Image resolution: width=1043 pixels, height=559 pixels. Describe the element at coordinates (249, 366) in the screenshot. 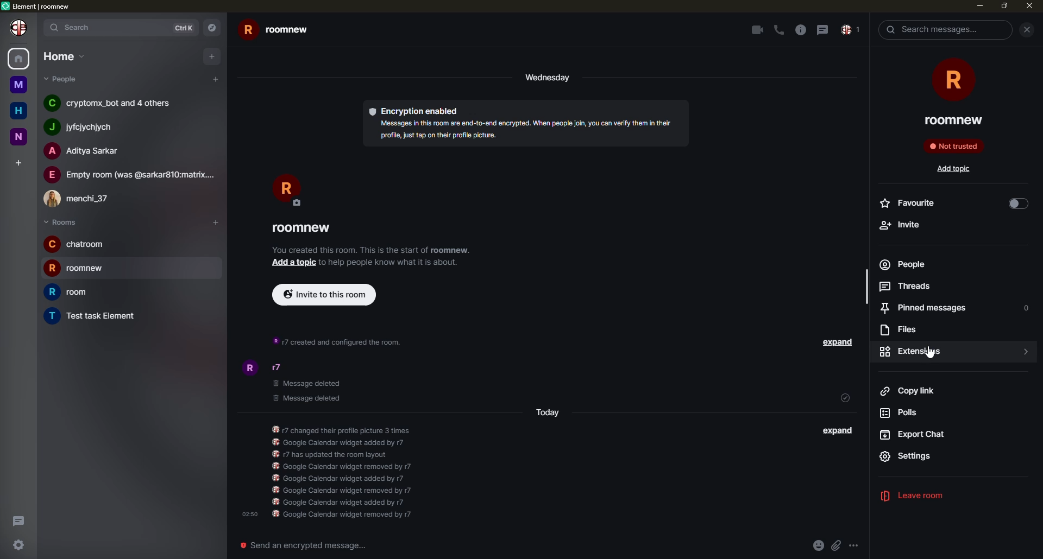

I see `profile` at that location.